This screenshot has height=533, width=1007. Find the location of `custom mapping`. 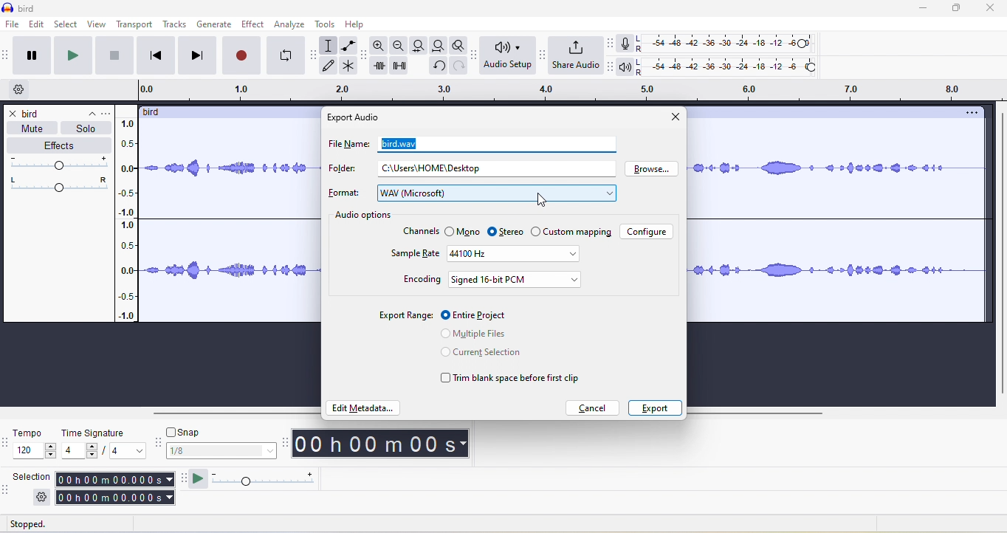

custom mapping is located at coordinates (574, 233).